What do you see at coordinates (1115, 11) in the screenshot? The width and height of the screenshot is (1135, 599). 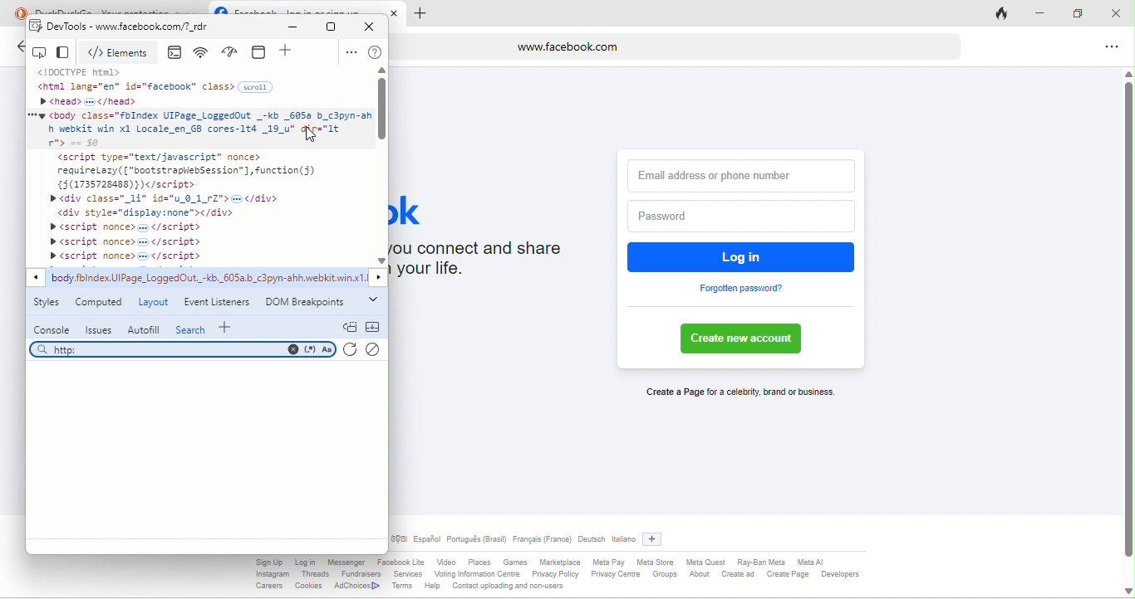 I see `close` at bounding box center [1115, 11].